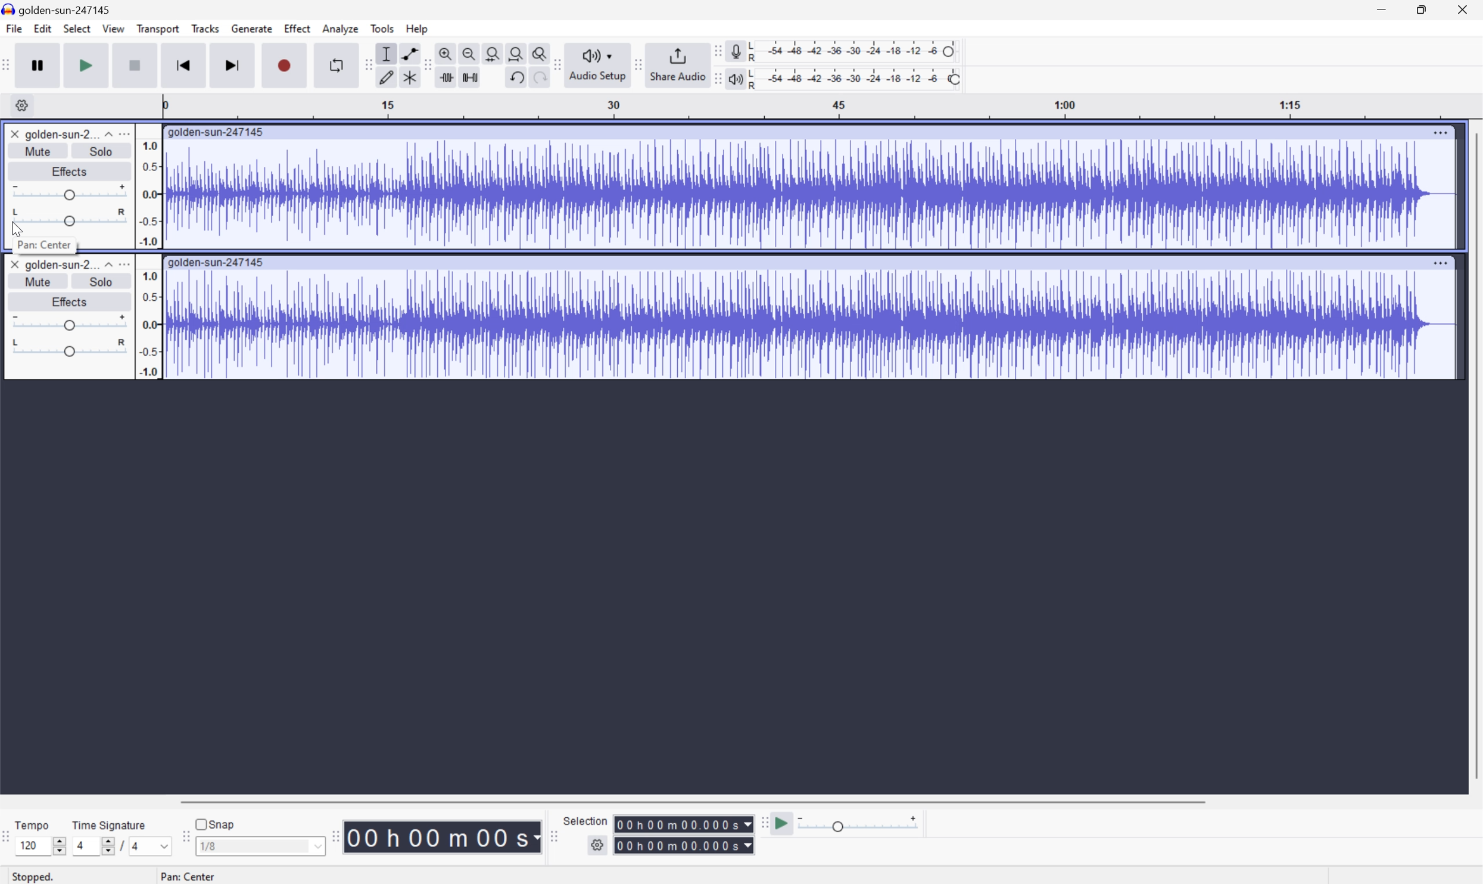  Describe the element at coordinates (409, 52) in the screenshot. I see `Envelope tool` at that location.